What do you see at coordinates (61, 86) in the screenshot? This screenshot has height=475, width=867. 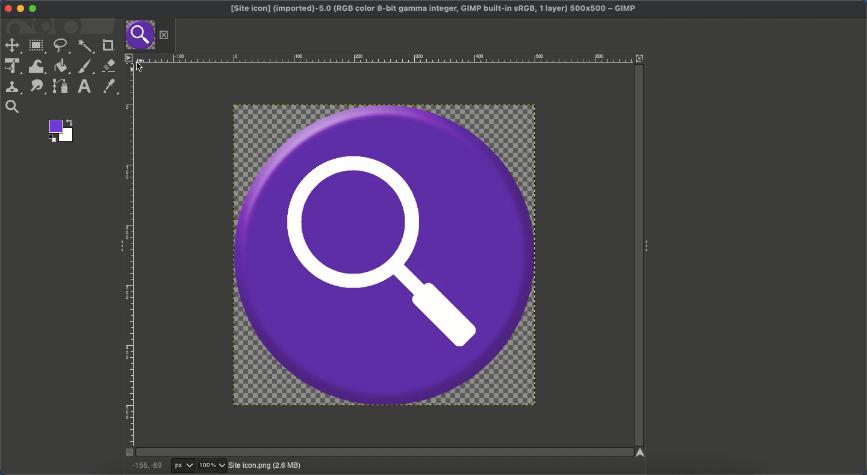 I see `Path` at bounding box center [61, 86].